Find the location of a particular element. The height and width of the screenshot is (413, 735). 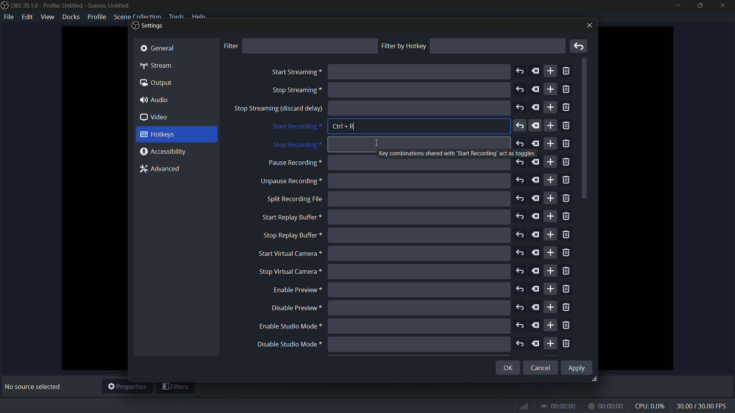

0 video is located at coordinates (160, 117).